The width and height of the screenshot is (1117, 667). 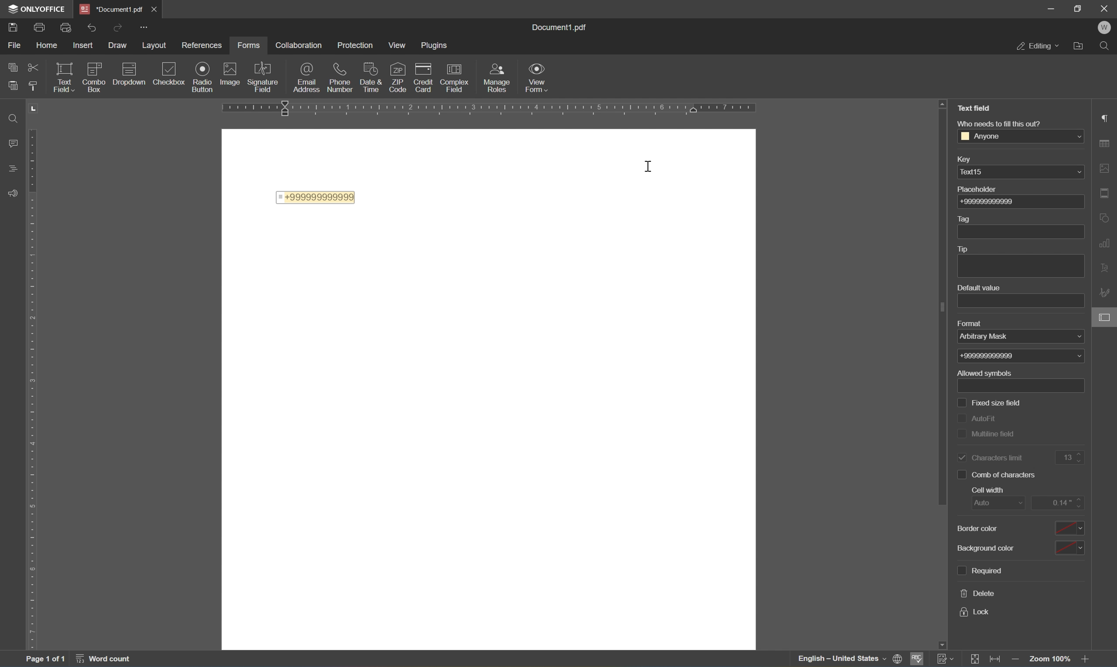 I want to click on find, so click(x=1107, y=47).